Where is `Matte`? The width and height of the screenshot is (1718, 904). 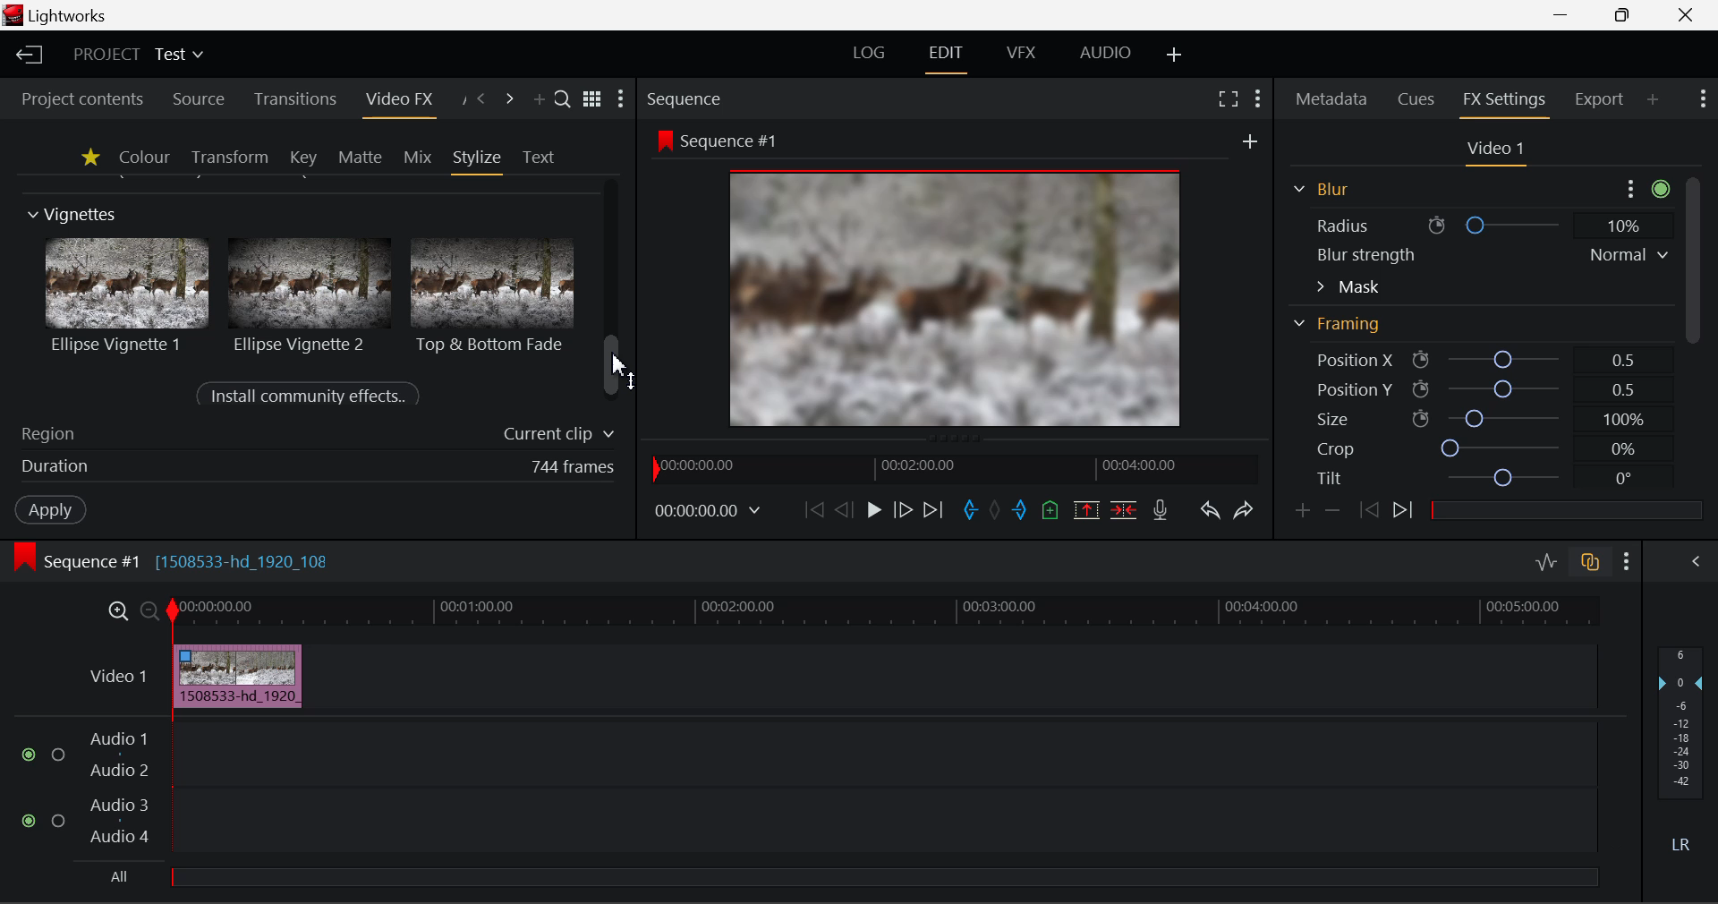
Matte is located at coordinates (361, 157).